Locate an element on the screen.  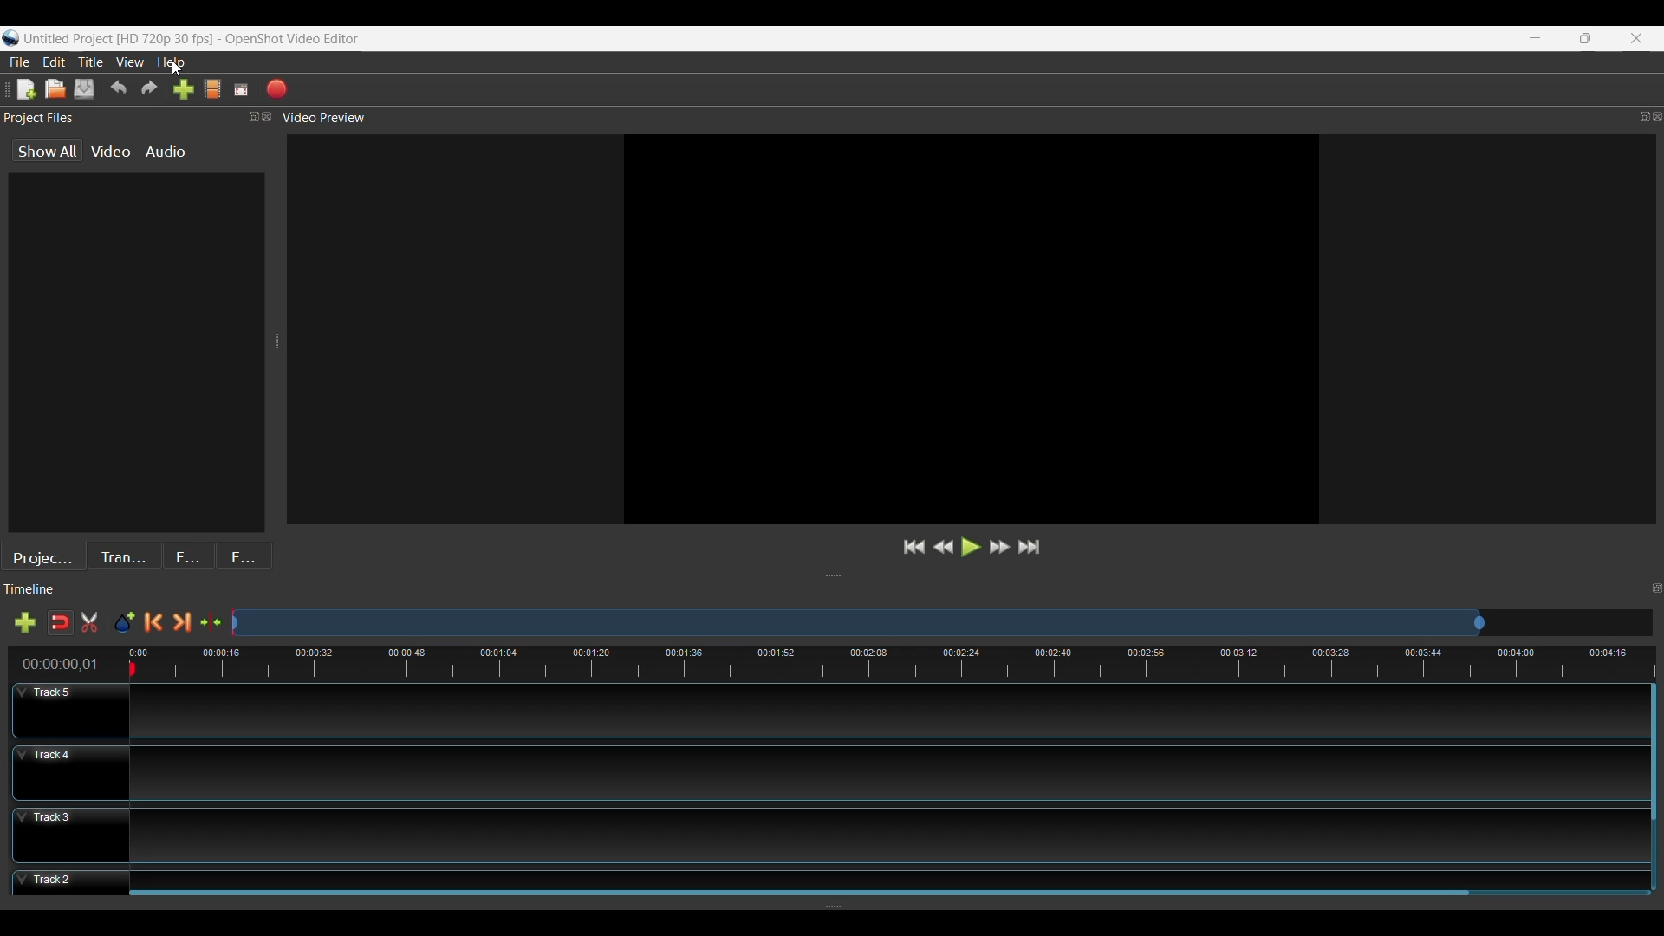
Audio is located at coordinates (165, 153).